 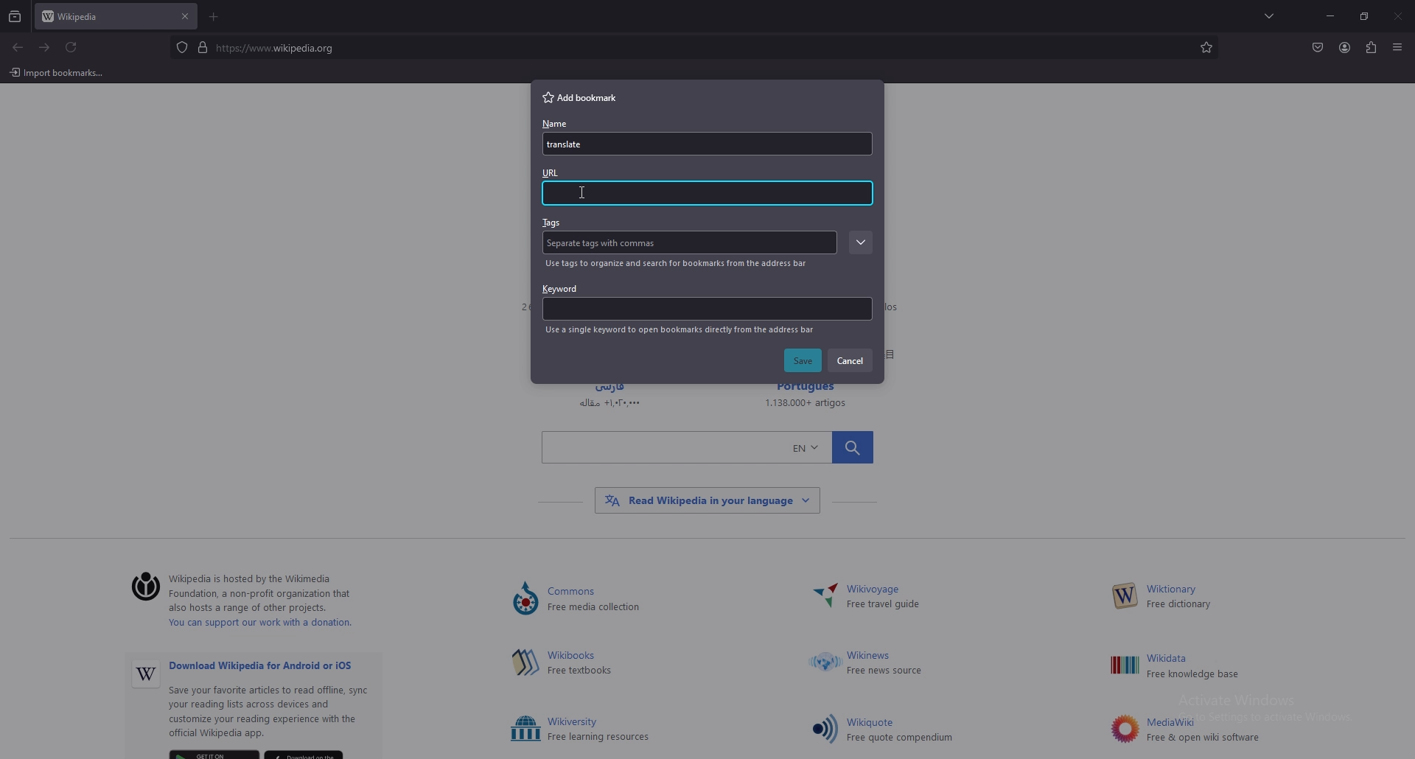 What do you see at coordinates (570, 144) in the screenshot?
I see `name` at bounding box center [570, 144].